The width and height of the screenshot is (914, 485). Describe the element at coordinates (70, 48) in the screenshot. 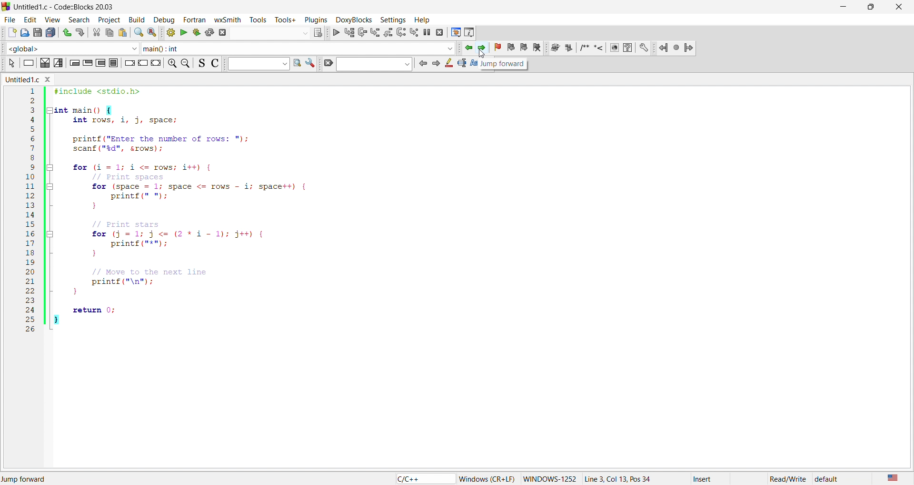

I see `function scope` at that location.